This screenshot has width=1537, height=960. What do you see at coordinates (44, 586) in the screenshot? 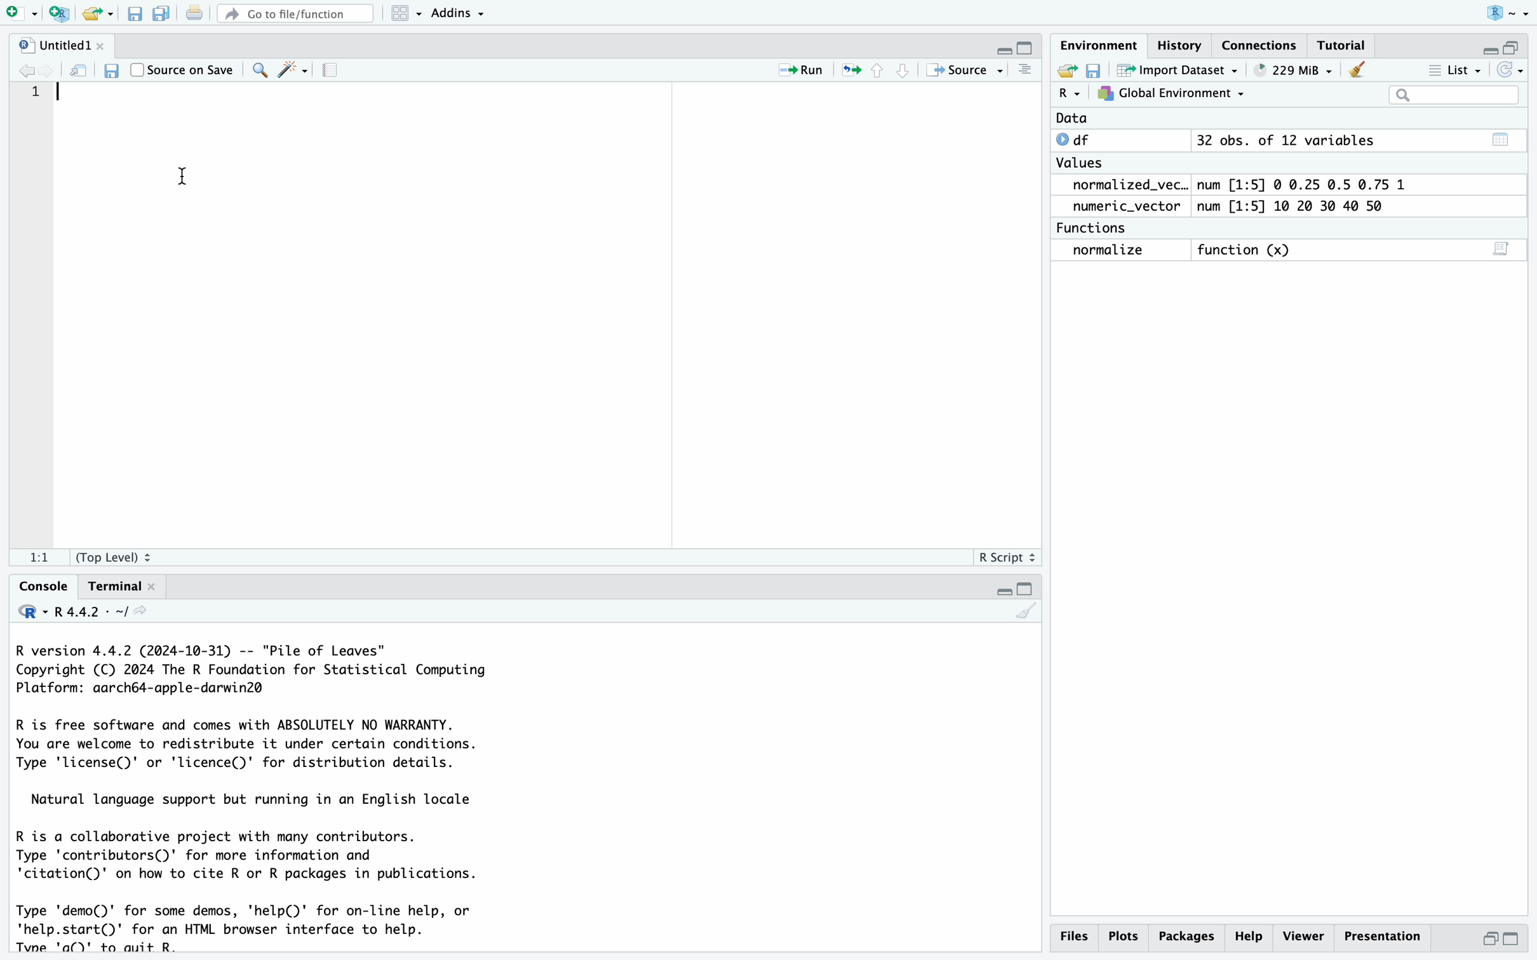
I see `Console` at bounding box center [44, 586].